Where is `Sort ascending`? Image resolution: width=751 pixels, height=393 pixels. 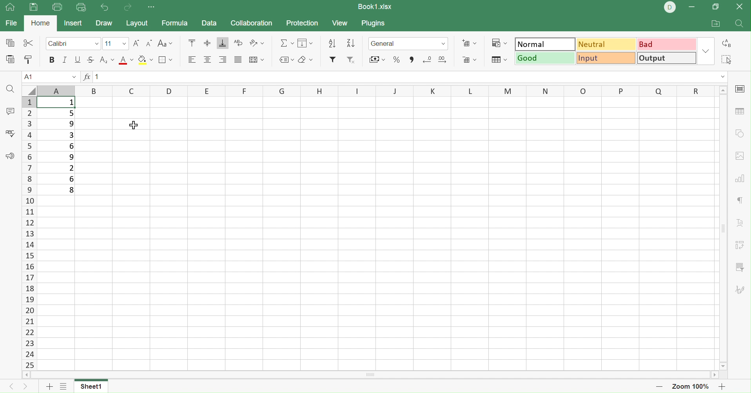
Sort ascending is located at coordinates (351, 42).